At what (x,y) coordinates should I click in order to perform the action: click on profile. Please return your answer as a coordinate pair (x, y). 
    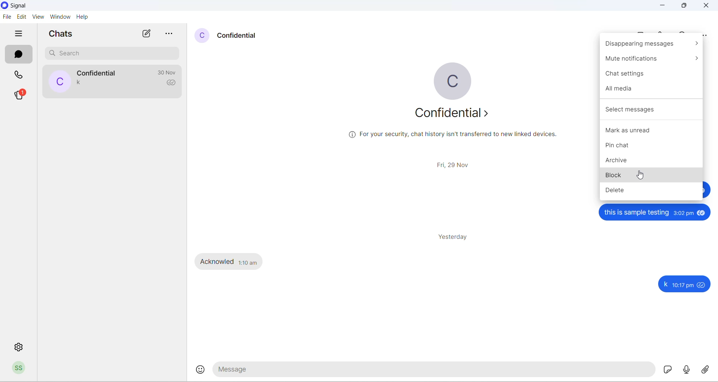
    Looking at the image, I should click on (19, 369).